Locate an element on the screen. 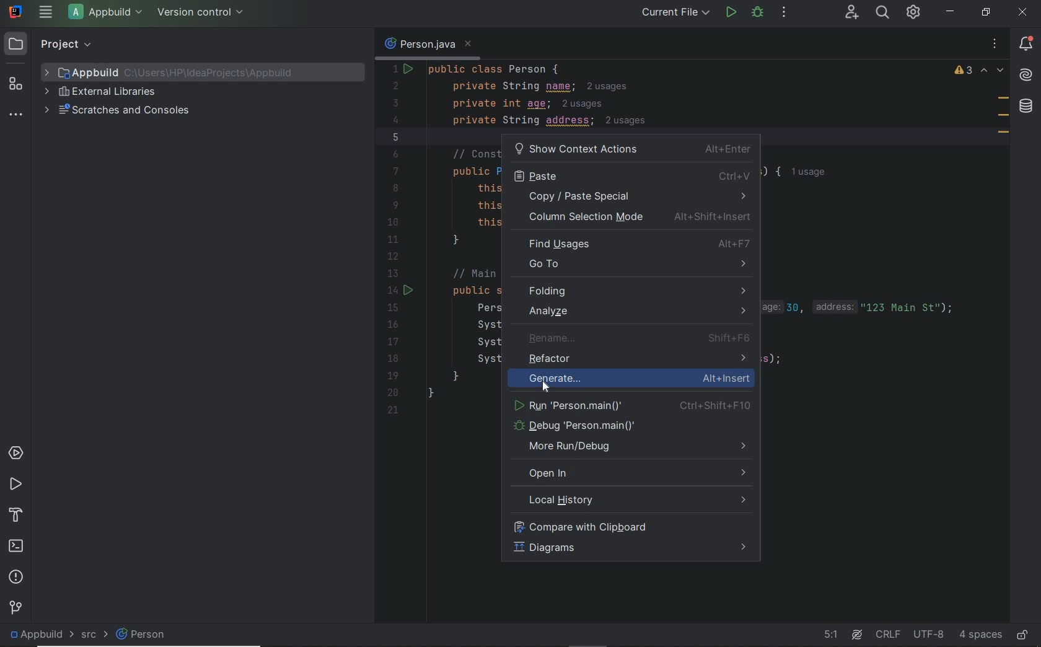 This screenshot has height=647, width=1041. terminal is located at coordinates (17, 544).